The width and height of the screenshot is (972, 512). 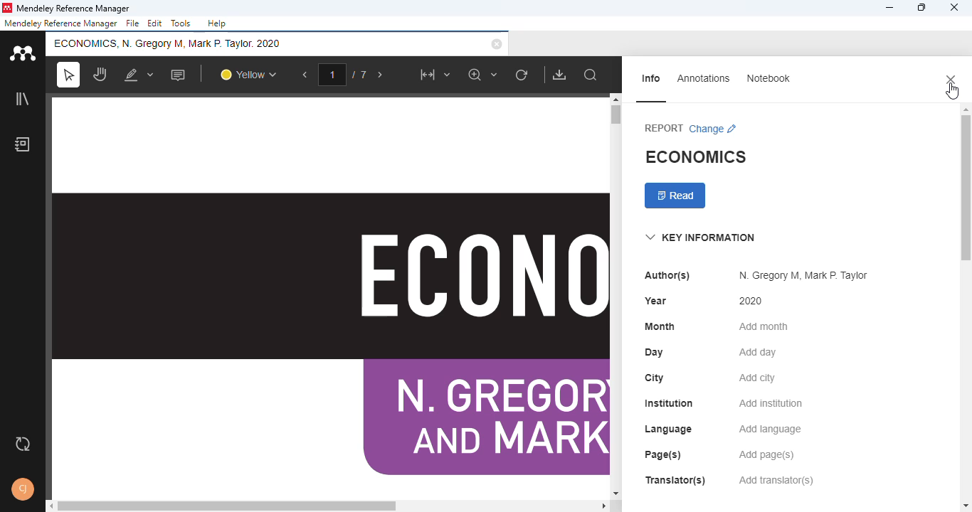 I want to click on scroll page, so click(x=101, y=74).